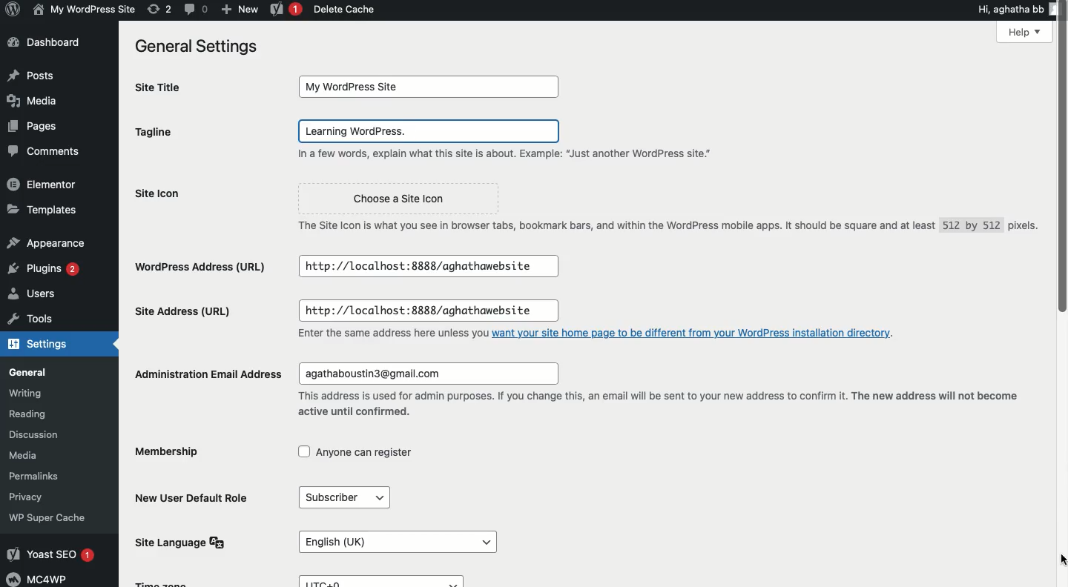 This screenshot has width=1068, height=587. Describe the element at coordinates (46, 182) in the screenshot. I see `Elementor` at that location.